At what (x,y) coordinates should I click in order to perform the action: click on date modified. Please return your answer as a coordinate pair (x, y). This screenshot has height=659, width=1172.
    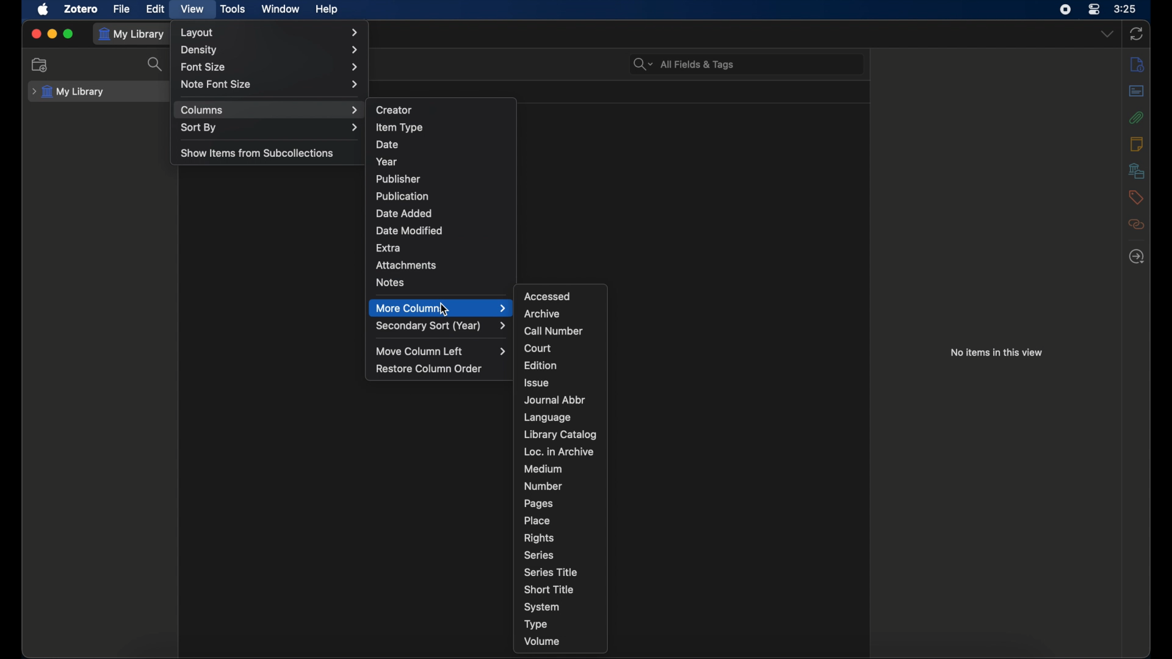
    Looking at the image, I should click on (411, 231).